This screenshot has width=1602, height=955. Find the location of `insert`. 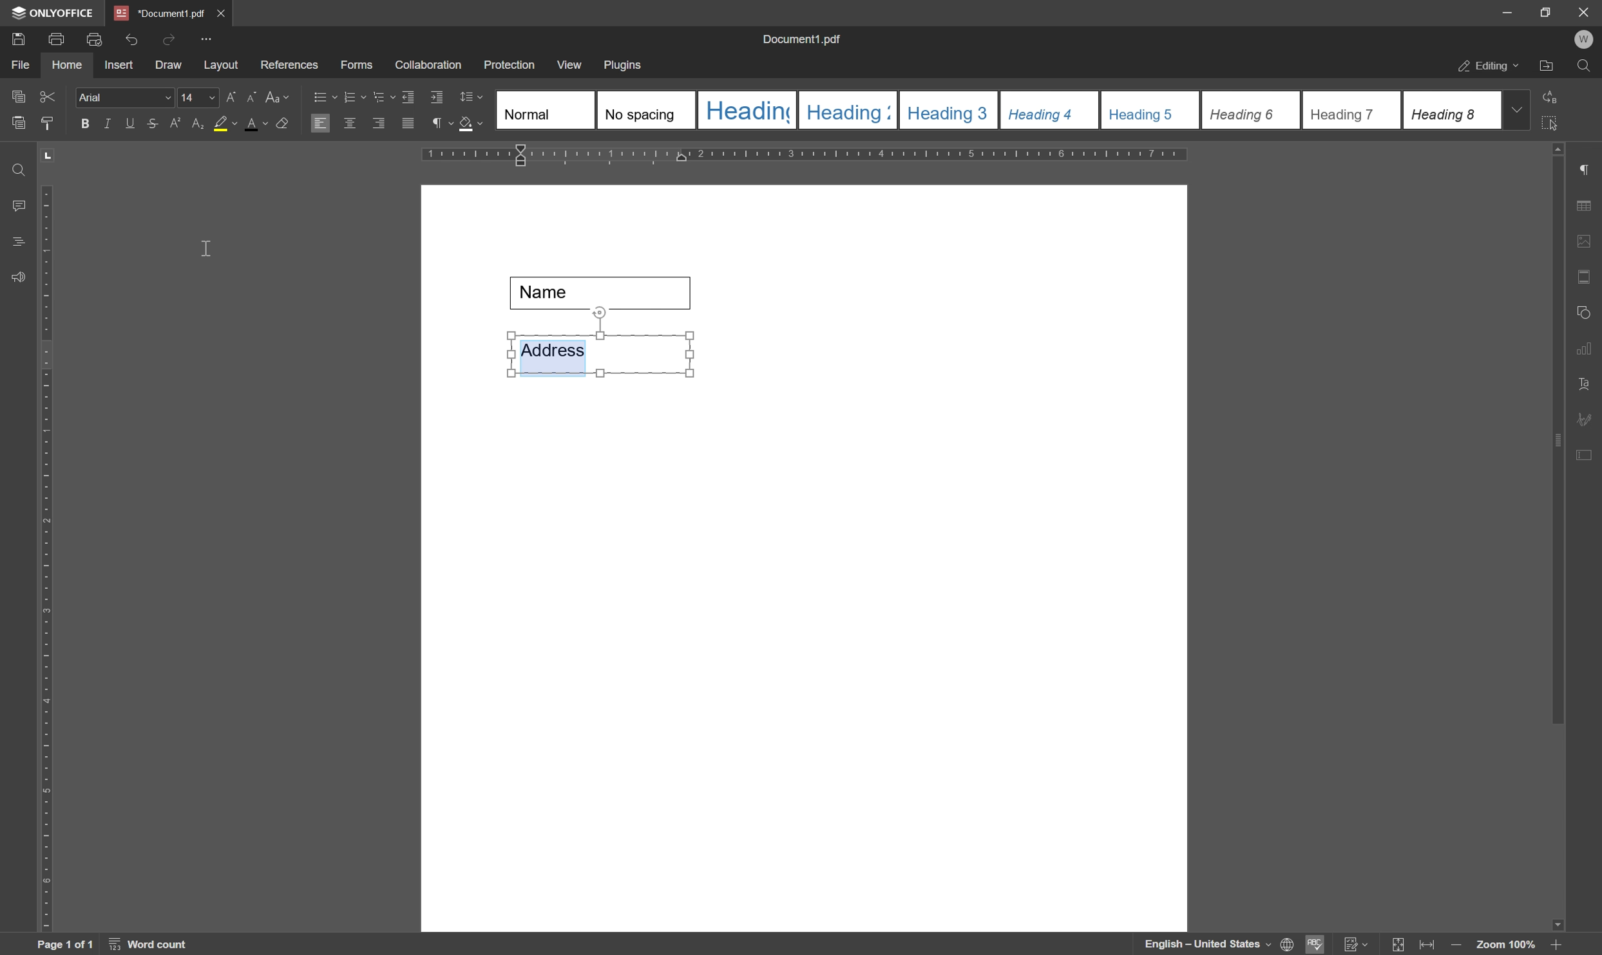

insert is located at coordinates (119, 66).